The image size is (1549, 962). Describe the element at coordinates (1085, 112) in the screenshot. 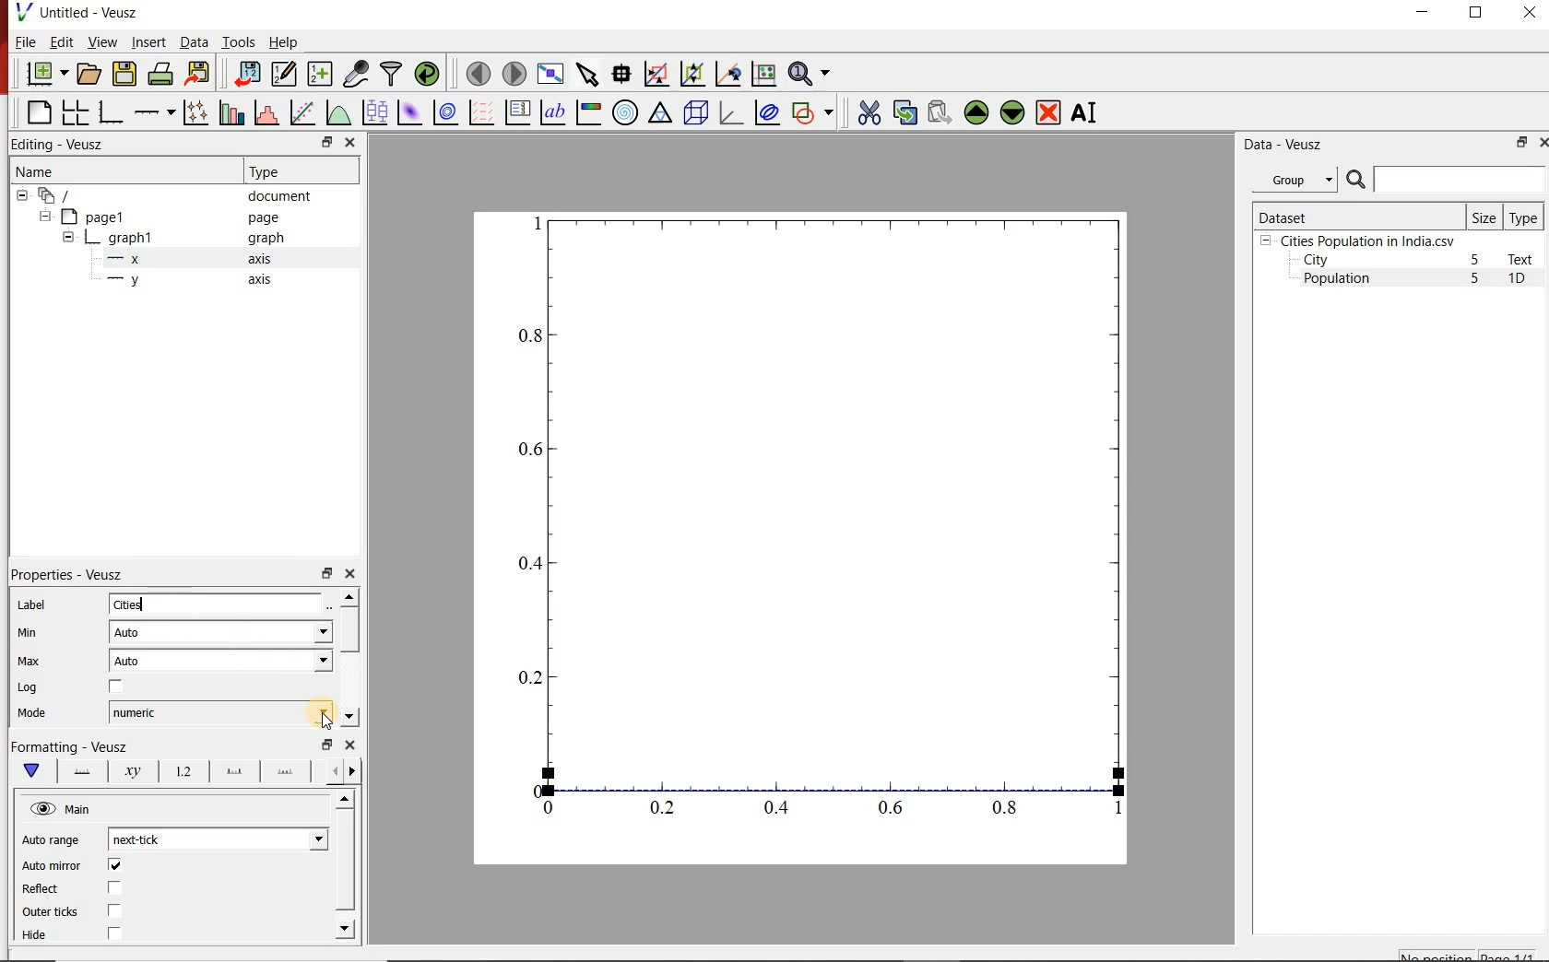

I see `renames the selected widget` at that location.